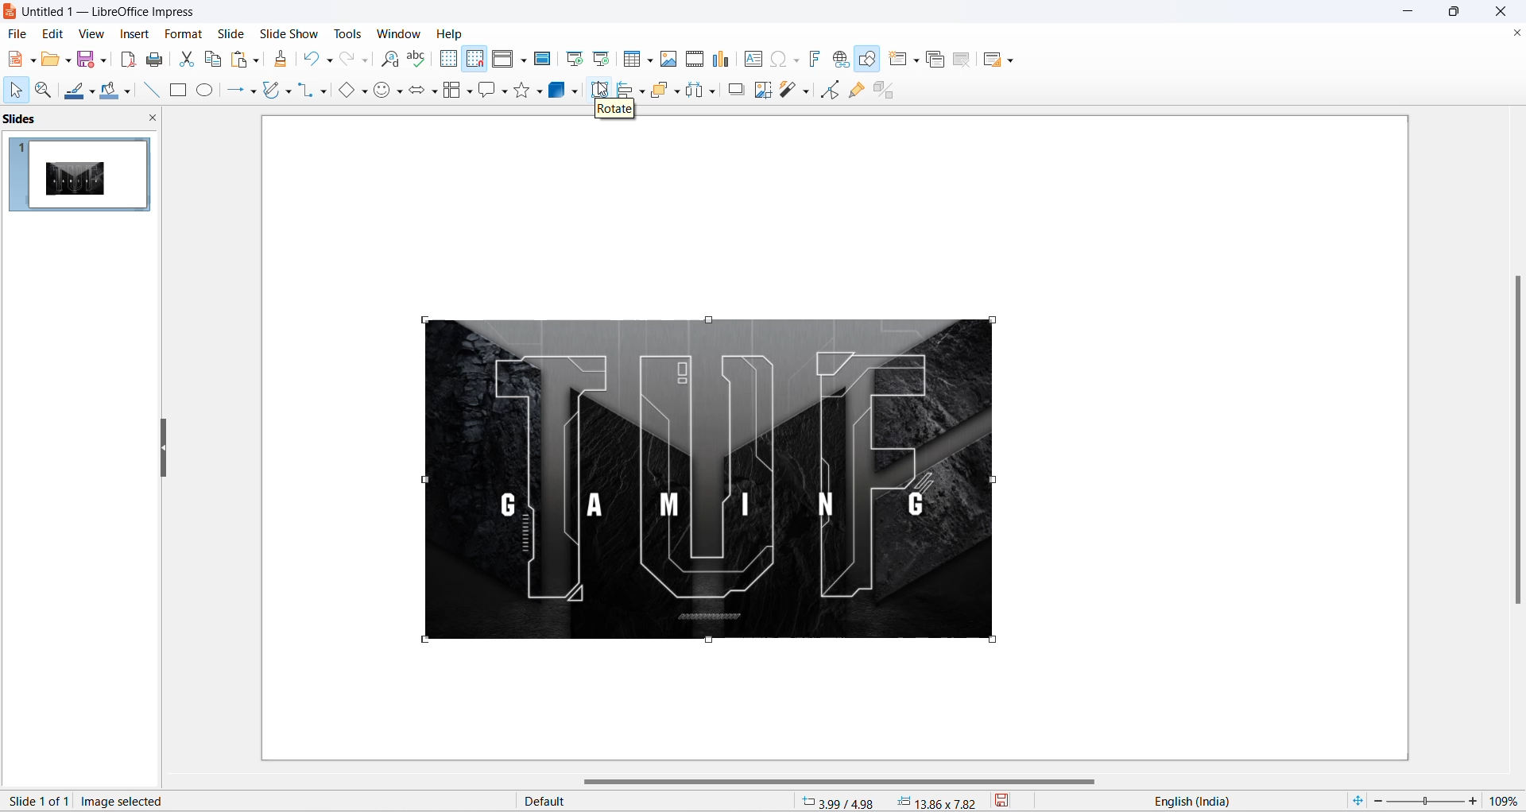  What do you see at coordinates (252, 92) in the screenshot?
I see `line and arrows options` at bounding box center [252, 92].